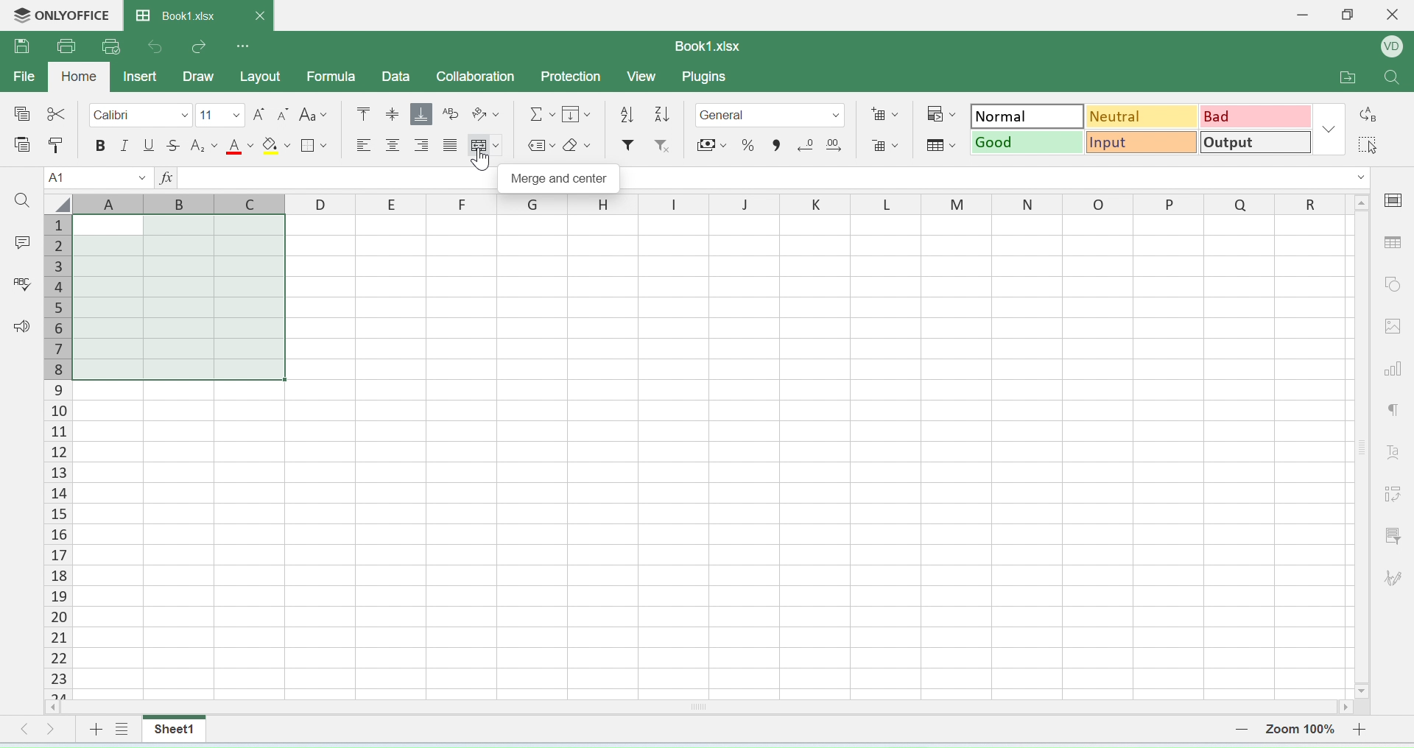 The height and width of the screenshot is (748, 1414). I want to click on underline, so click(148, 146).